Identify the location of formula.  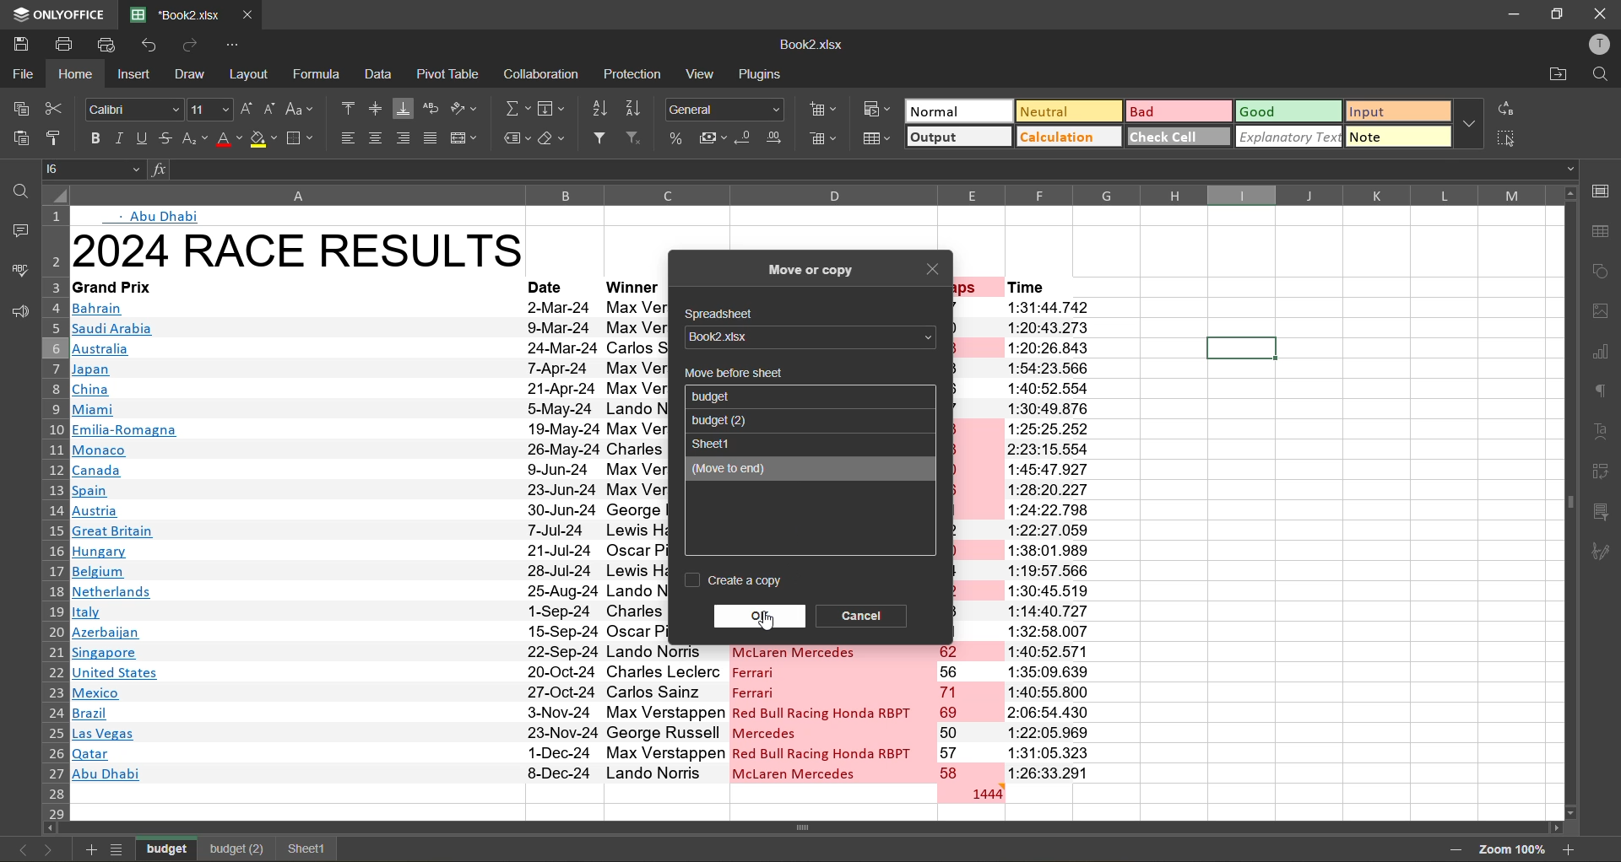
(318, 73).